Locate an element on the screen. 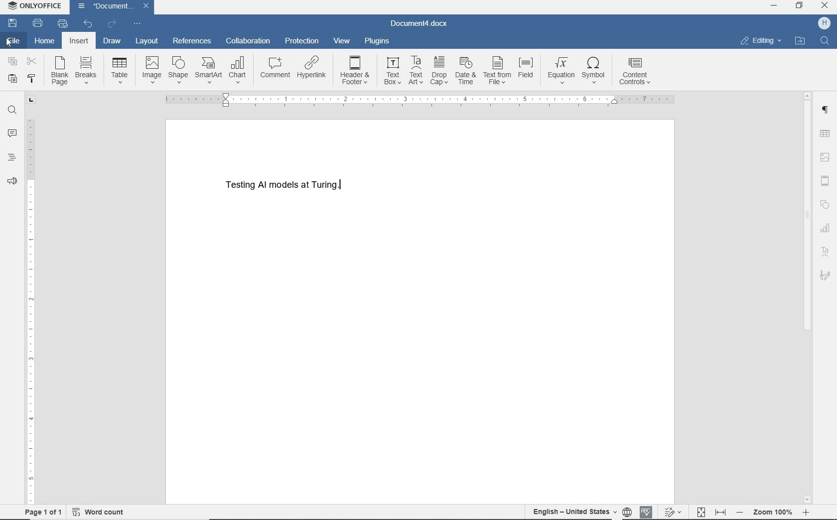 The width and height of the screenshot is (837, 520). shape is located at coordinates (826, 206).